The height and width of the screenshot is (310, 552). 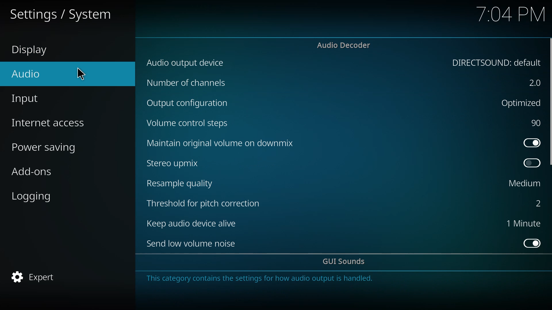 I want to click on input, so click(x=27, y=100).